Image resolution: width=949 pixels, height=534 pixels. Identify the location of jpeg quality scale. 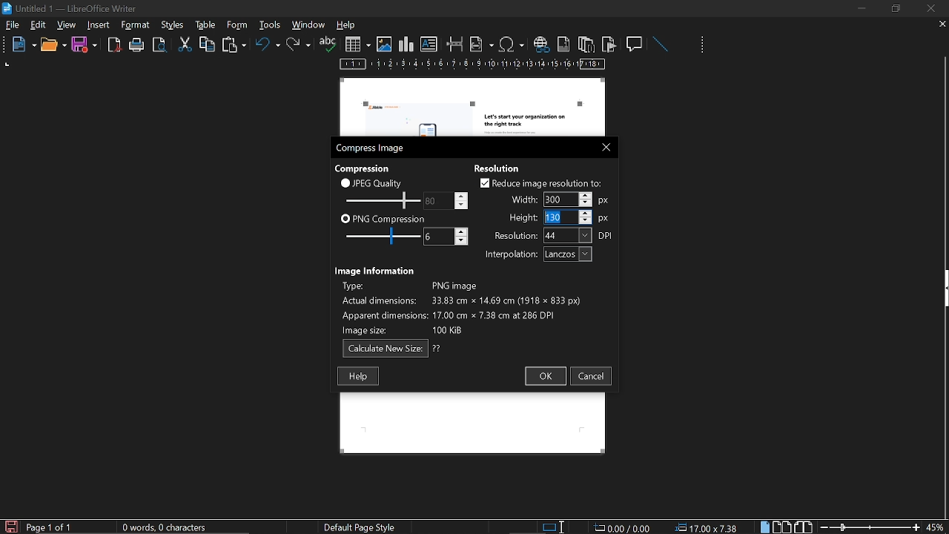
(380, 200).